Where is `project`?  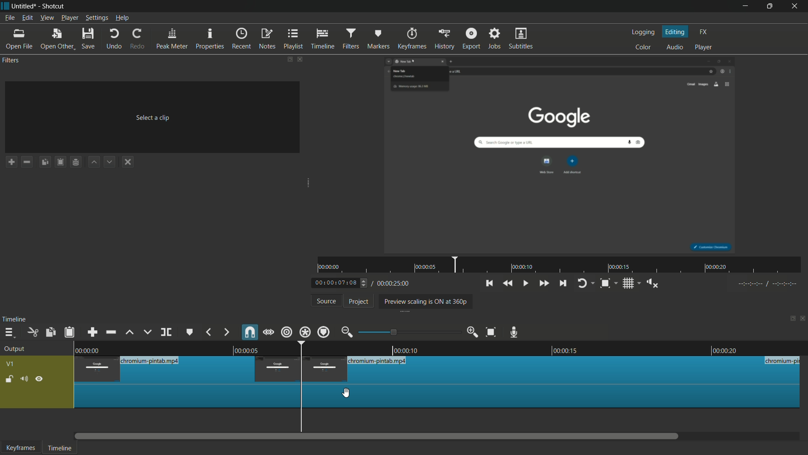
project is located at coordinates (359, 302).